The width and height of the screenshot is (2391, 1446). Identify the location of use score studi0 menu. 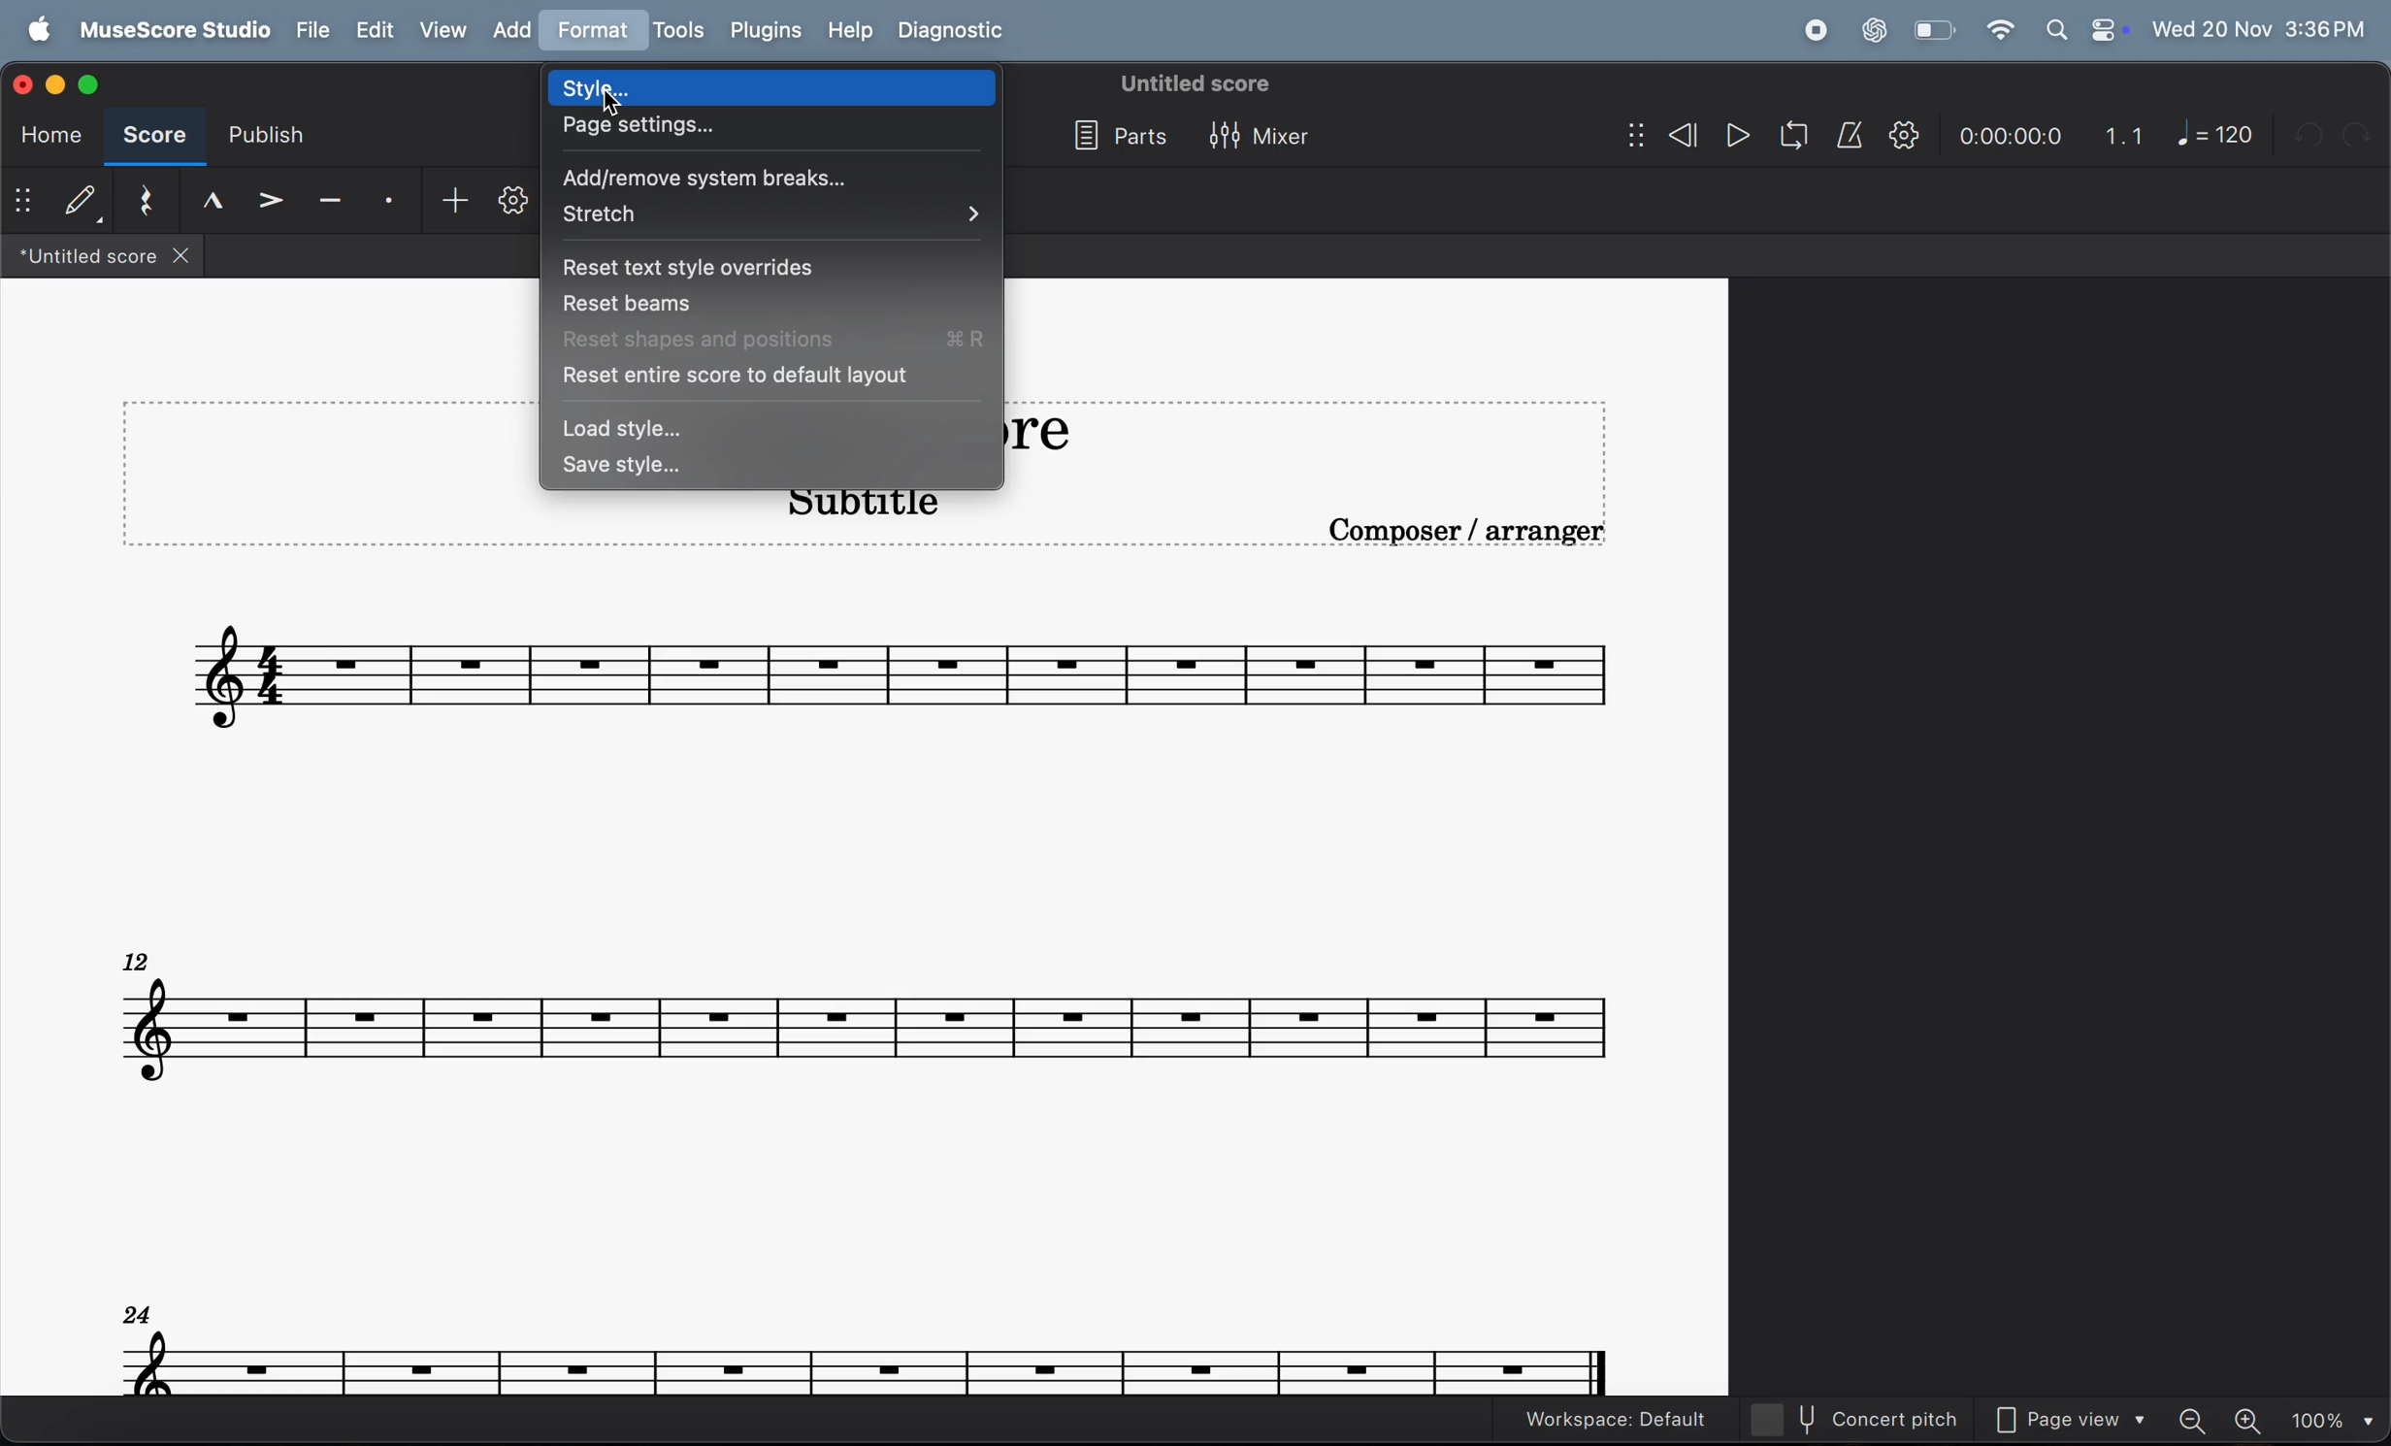
(170, 31).